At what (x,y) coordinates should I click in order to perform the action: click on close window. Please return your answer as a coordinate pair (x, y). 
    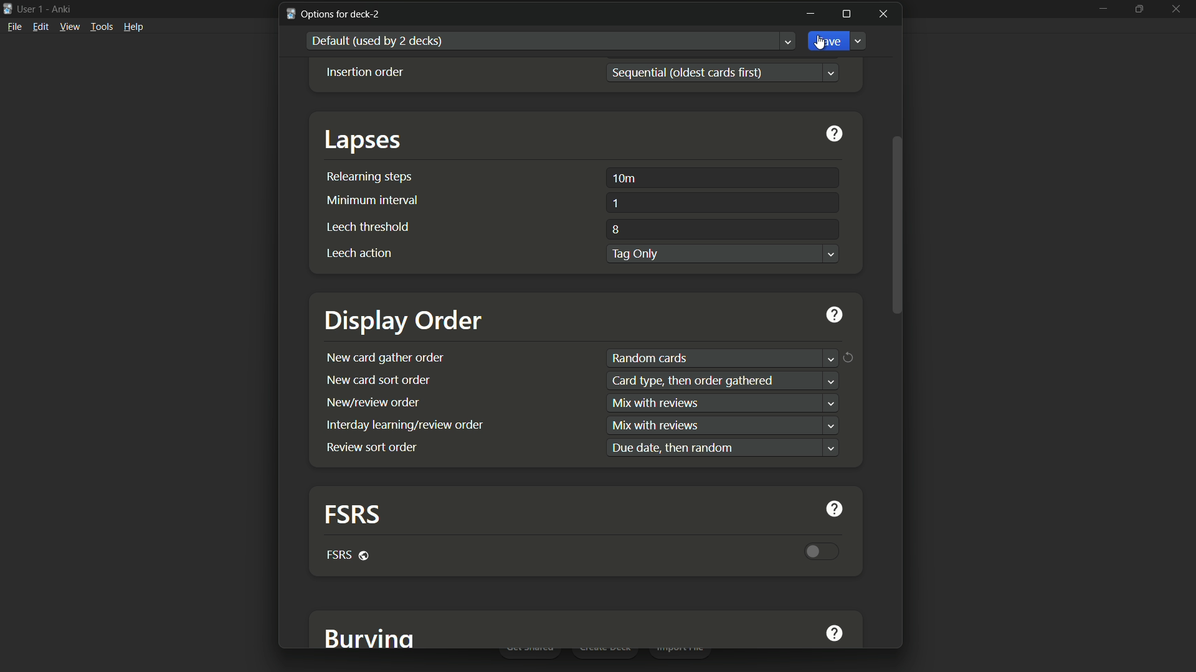
    Looking at the image, I should click on (883, 14).